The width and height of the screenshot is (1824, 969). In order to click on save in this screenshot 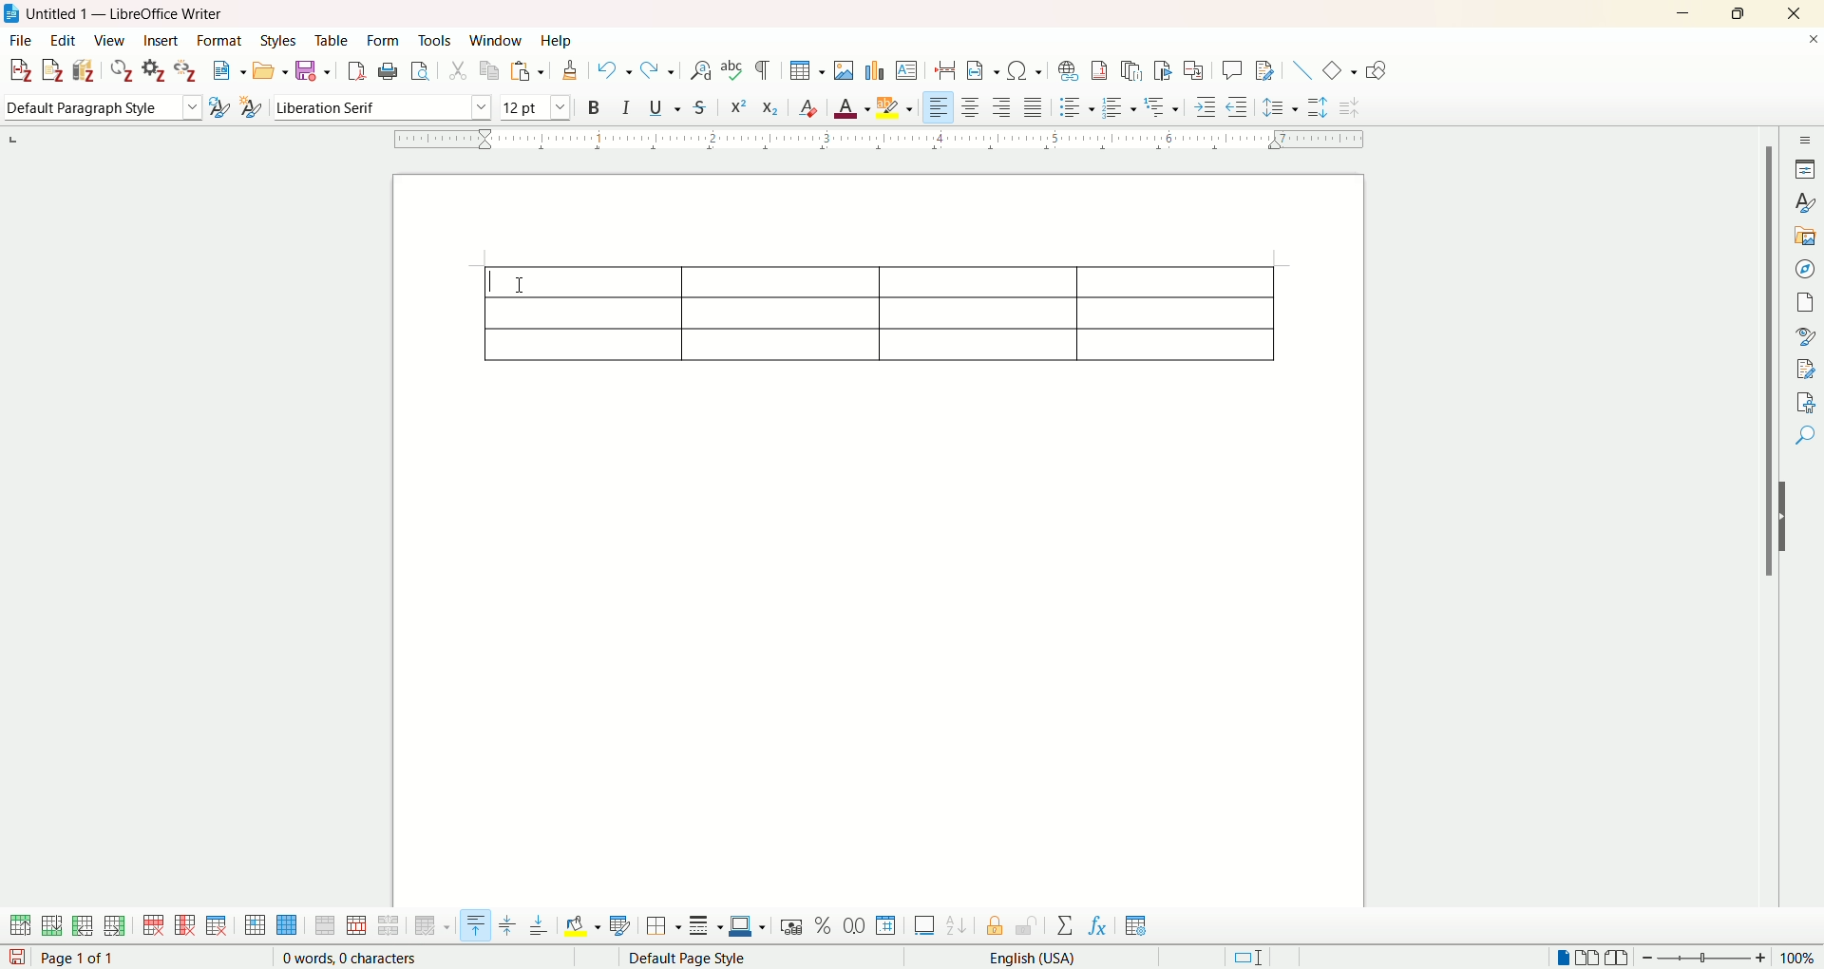, I will do `click(15, 957)`.